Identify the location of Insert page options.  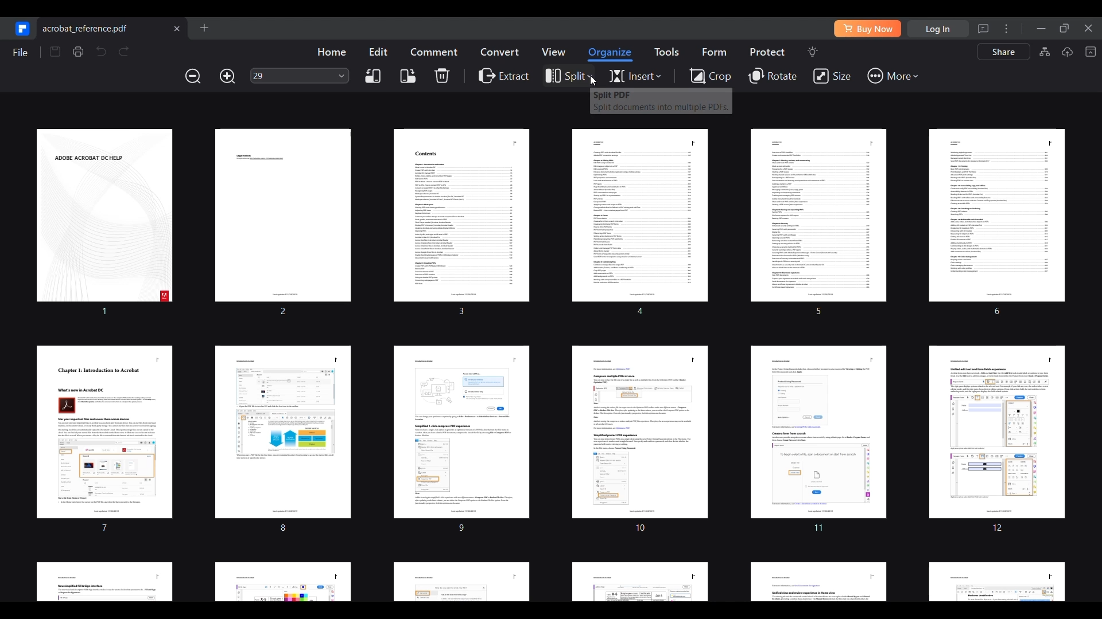
(635, 76).